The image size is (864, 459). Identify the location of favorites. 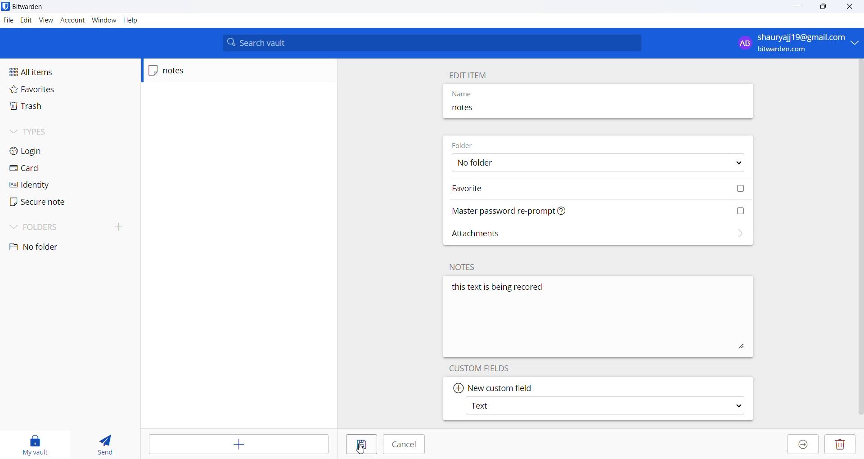
(41, 90).